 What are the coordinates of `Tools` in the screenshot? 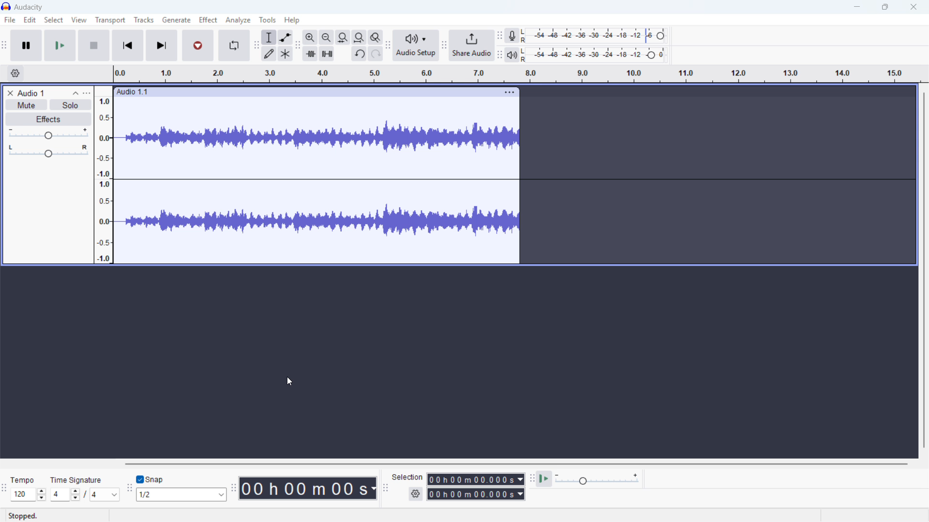 It's located at (268, 19).